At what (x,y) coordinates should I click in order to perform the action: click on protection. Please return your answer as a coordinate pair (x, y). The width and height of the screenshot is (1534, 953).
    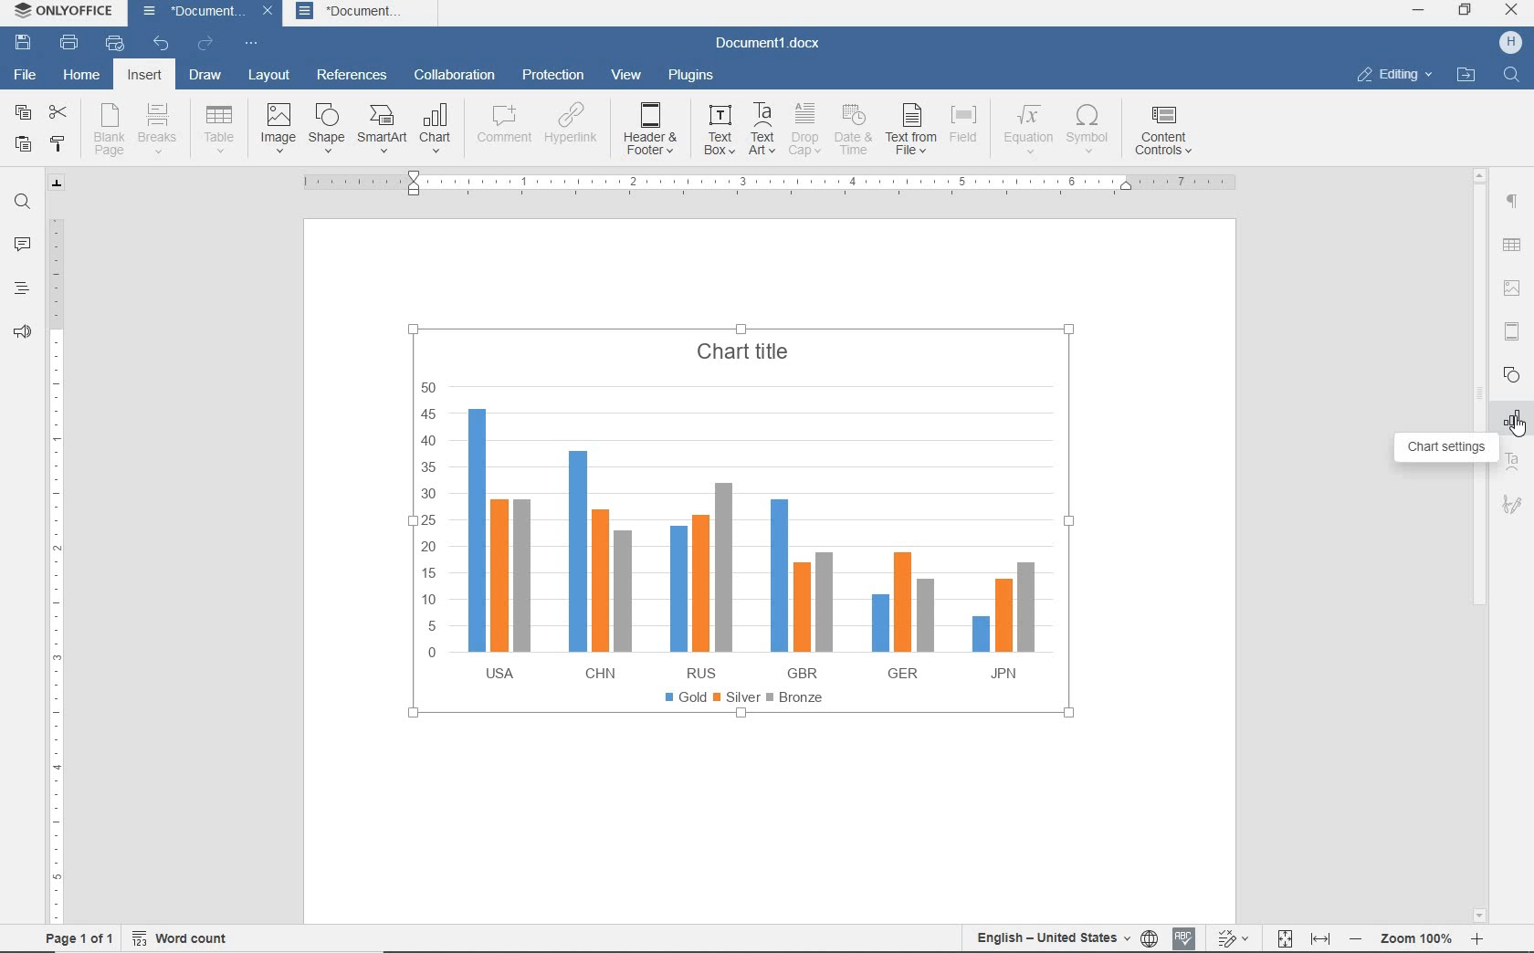
    Looking at the image, I should click on (552, 74).